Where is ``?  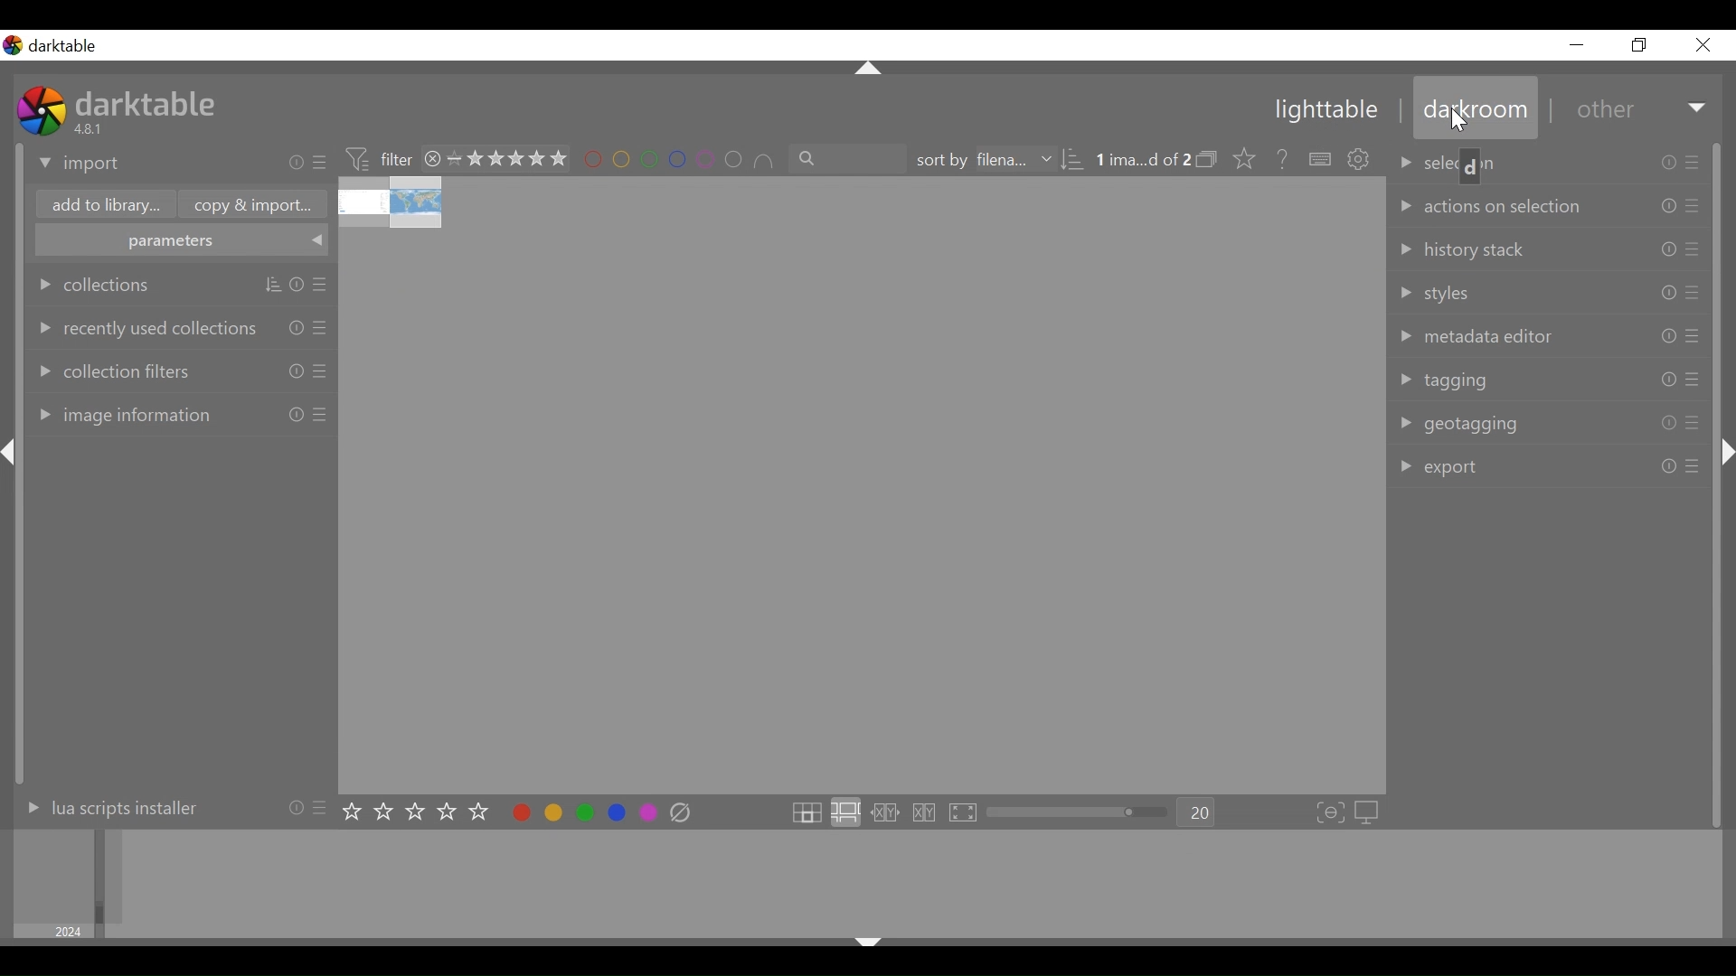  is located at coordinates (1694, 164).